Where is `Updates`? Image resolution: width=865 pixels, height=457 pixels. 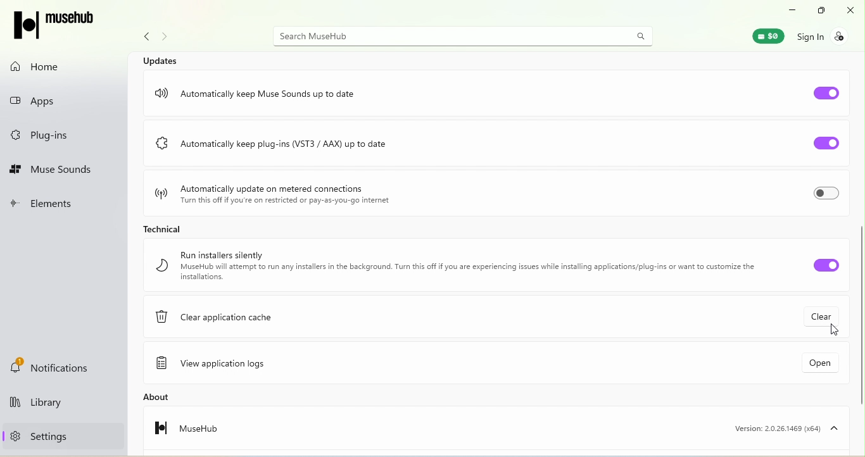
Updates is located at coordinates (163, 59).